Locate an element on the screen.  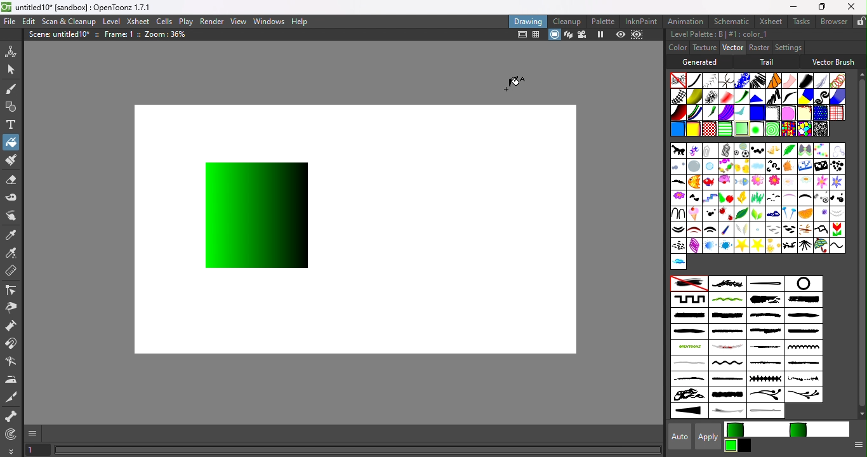
domino is located at coordinates (805, 168).